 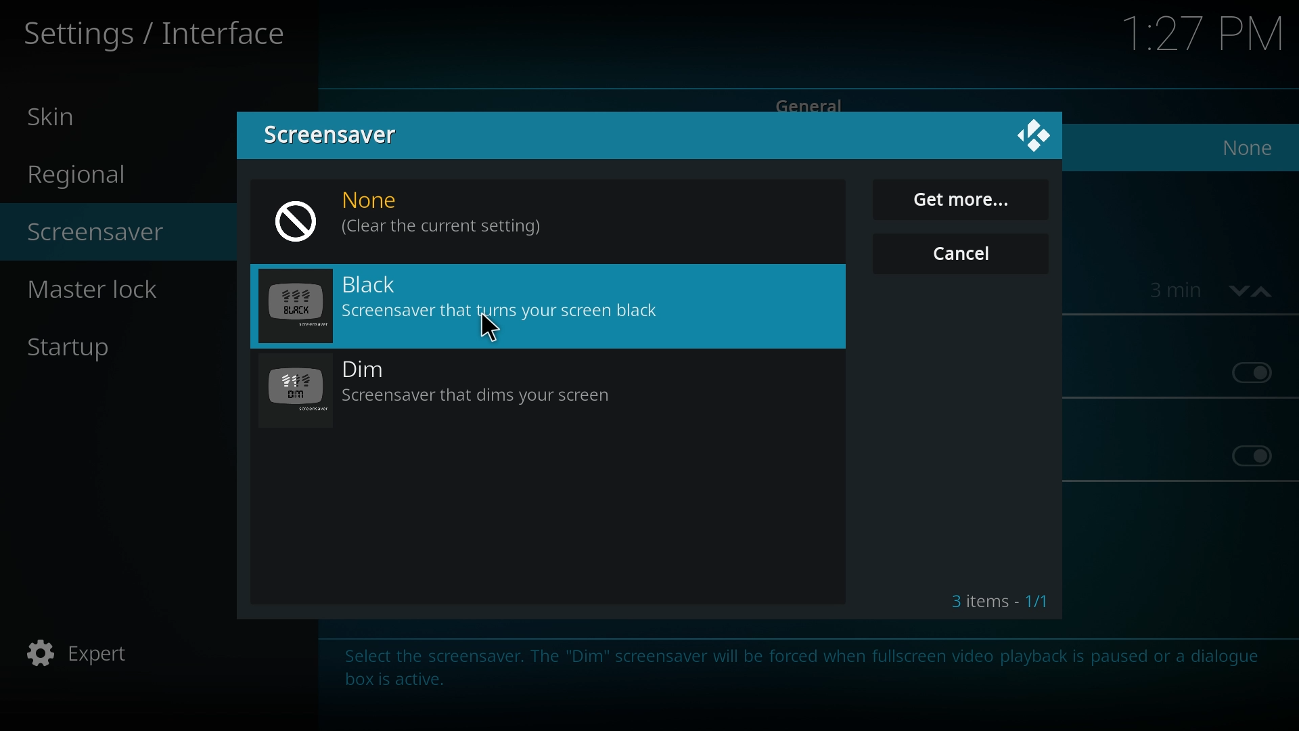 What do you see at coordinates (1252, 372) in the screenshot?
I see `off` at bounding box center [1252, 372].